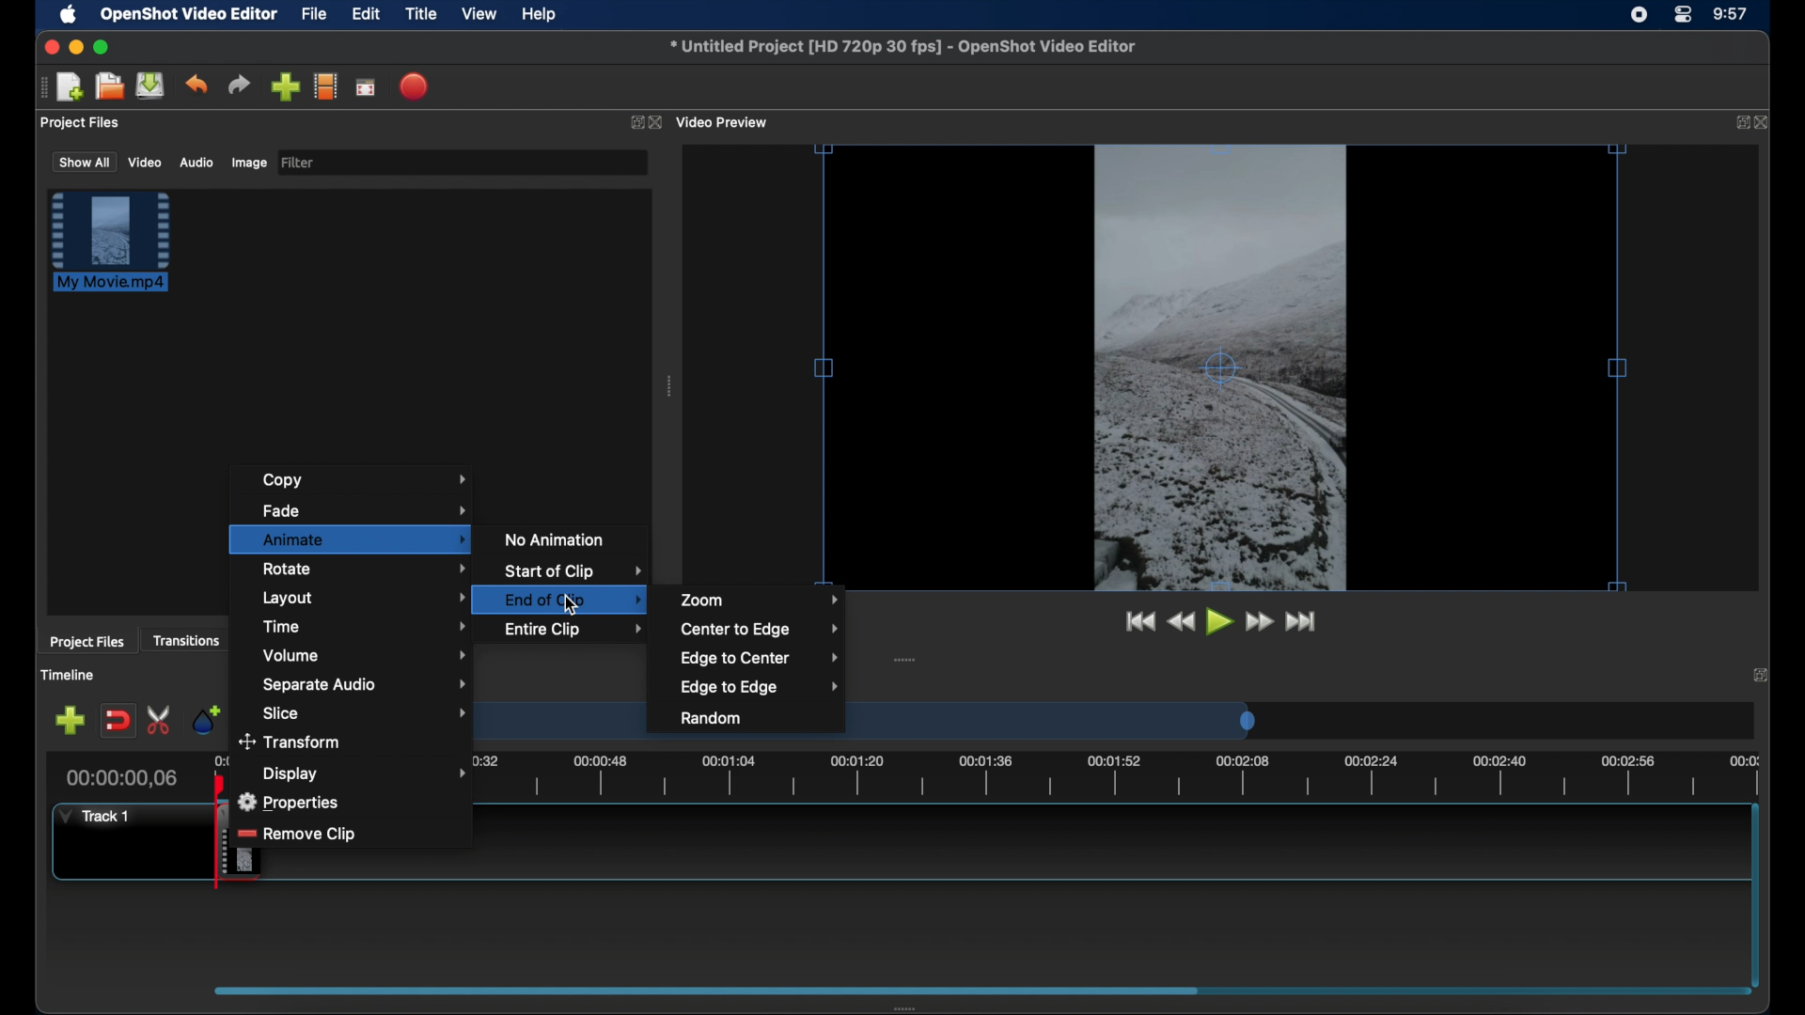 The height and width of the screenshot is (1015, 1805). What do you see at coordinates (1302, 621) in the screenshot?
I see `jumpt to  end` at bounding box center [1302, 621].